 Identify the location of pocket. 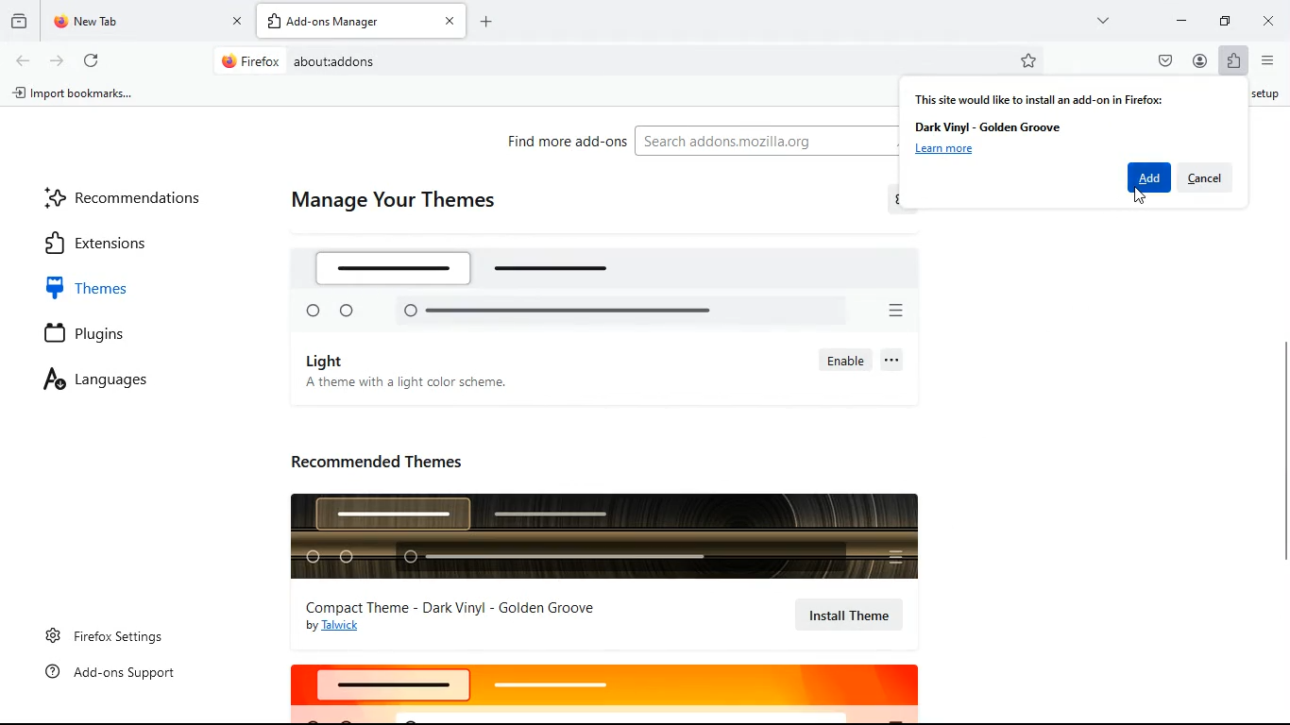
(1167, 63).